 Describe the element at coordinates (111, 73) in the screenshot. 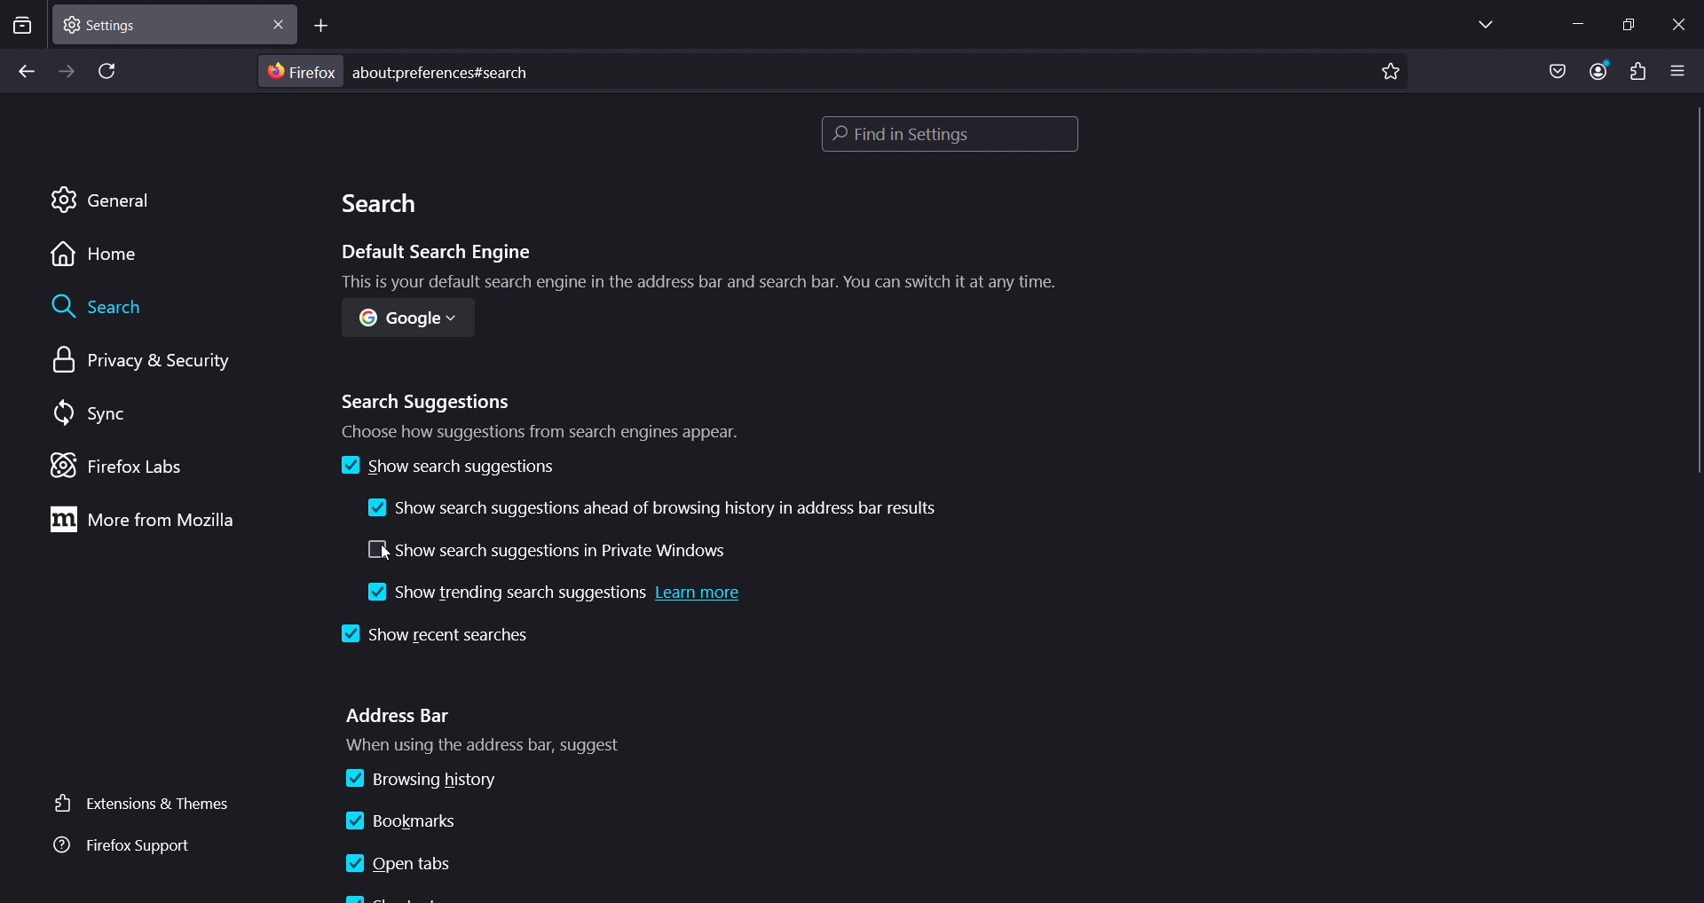

I see `reload` at that location.